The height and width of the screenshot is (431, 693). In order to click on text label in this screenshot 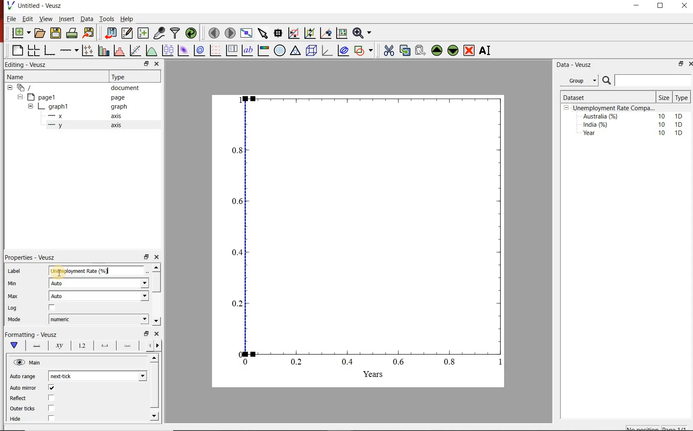, I will do `click(247, 50)`.